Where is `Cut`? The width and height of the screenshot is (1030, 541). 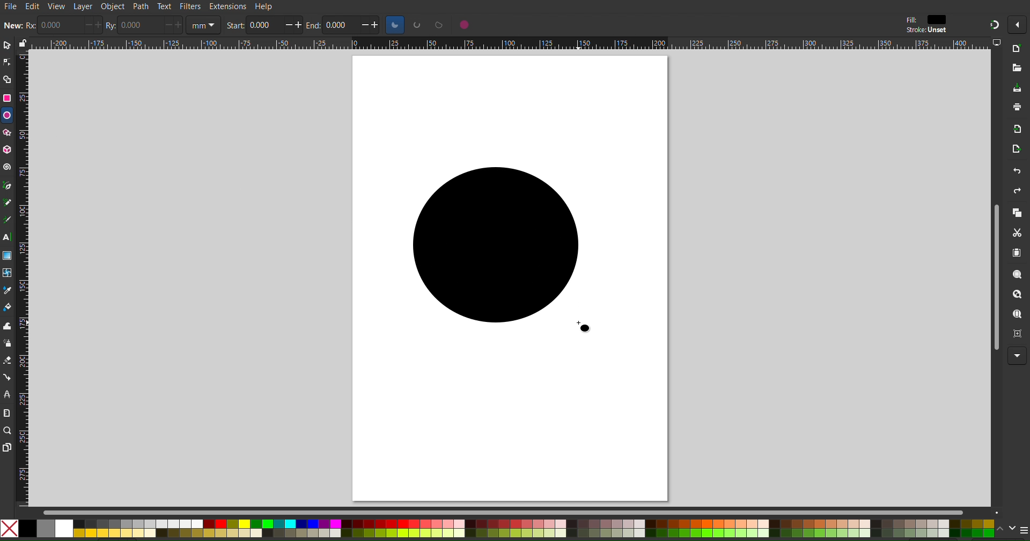 Cut is located at coordinates (1017, 233).